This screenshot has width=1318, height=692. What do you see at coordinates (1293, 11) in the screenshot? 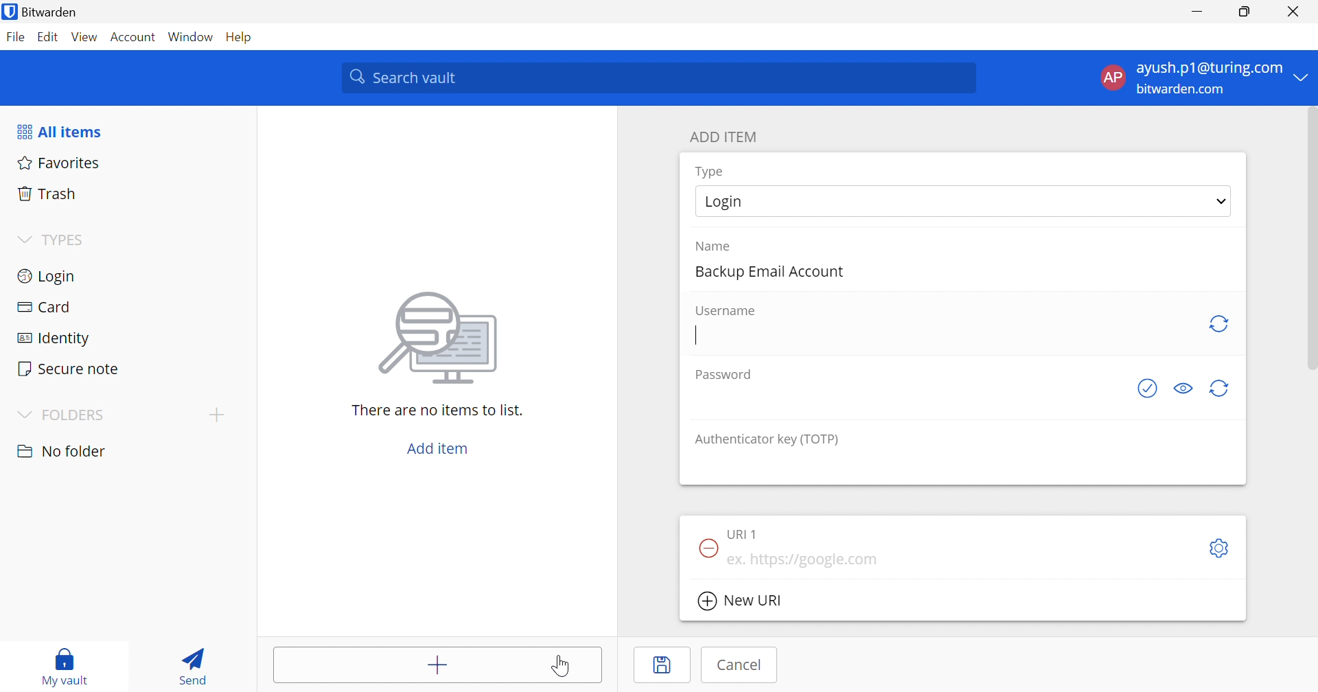
I see `Close` at bounding box center [1293, 11].